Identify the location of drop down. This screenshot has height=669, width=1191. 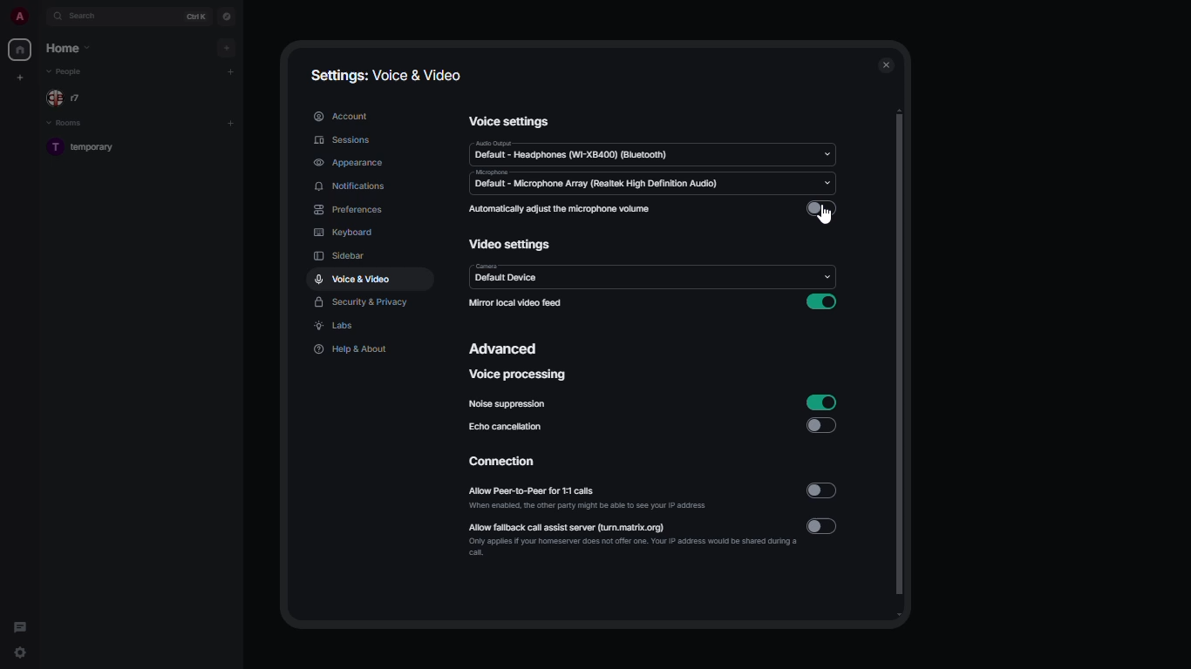
(828, 278).